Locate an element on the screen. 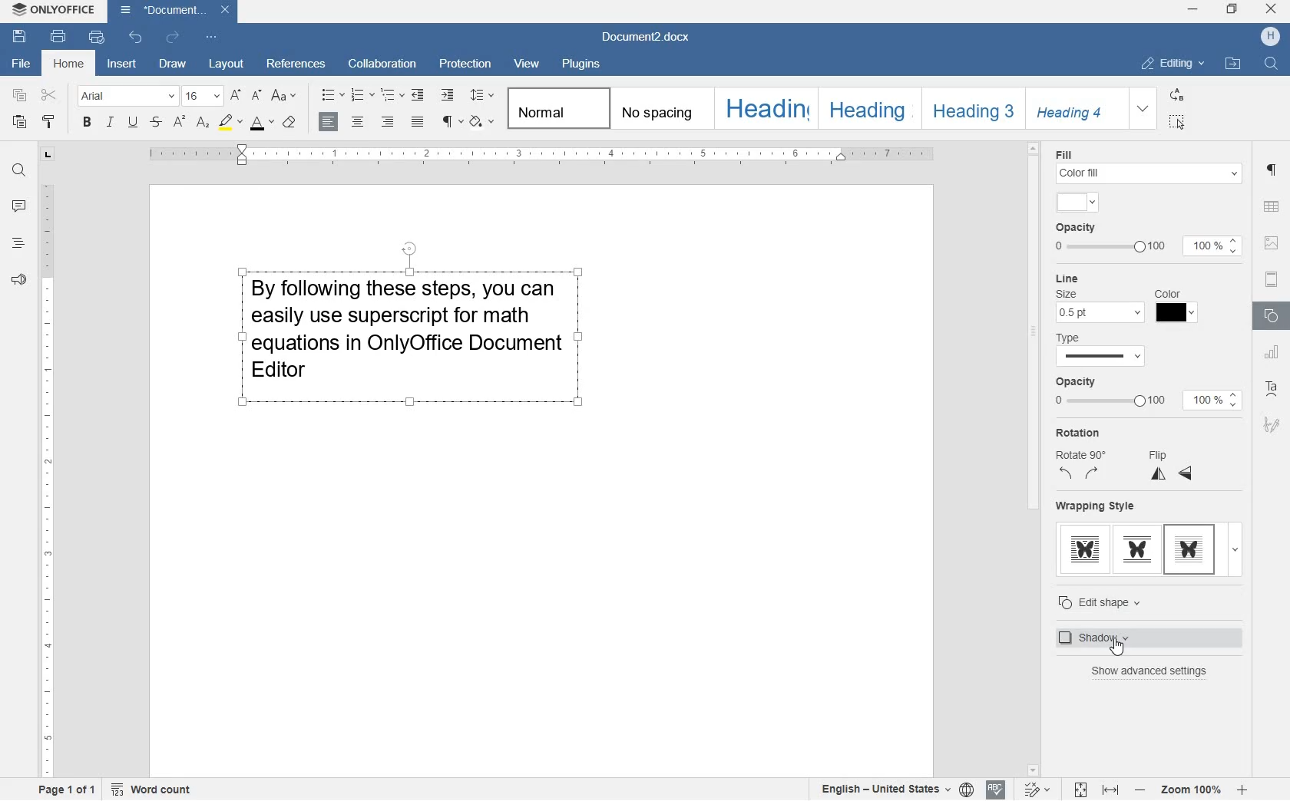 This screenshot has height=801, width=1290. shading is located at coordinates (482, 121).